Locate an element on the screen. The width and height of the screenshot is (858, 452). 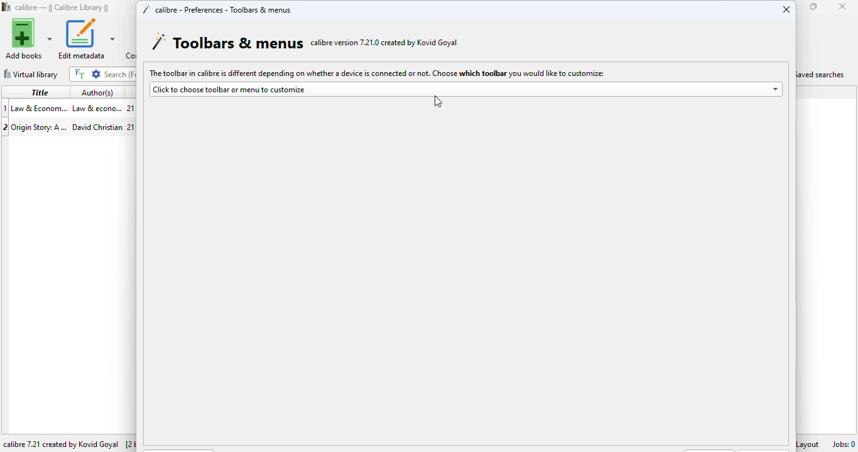
calibre version 7.21.0 created by Kovid Goyal is located at coordinates (384, 42).